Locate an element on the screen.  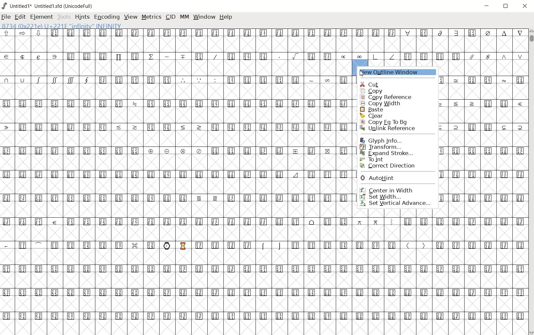
empty glyph slots is located at coordinates (482, 209).